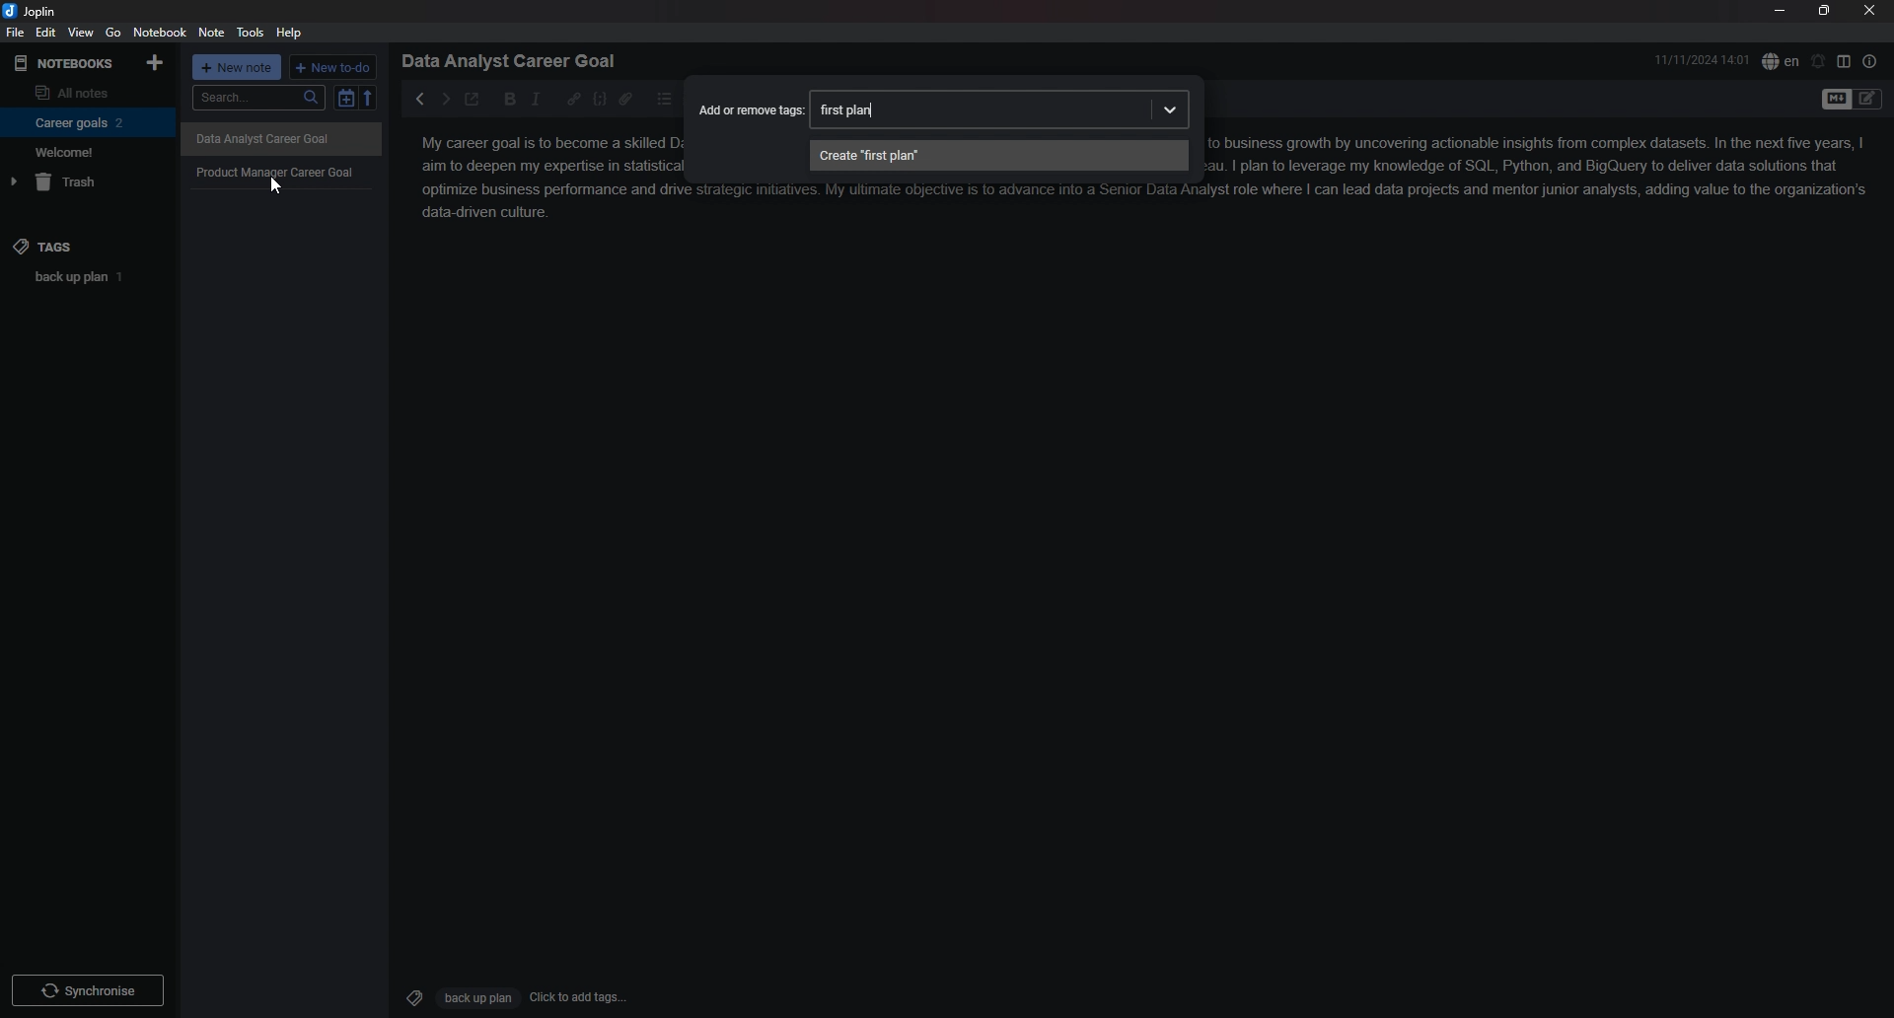  Describe the element at coordinates (83, 151) in the screenshot. I see `Welcome!` at that location.